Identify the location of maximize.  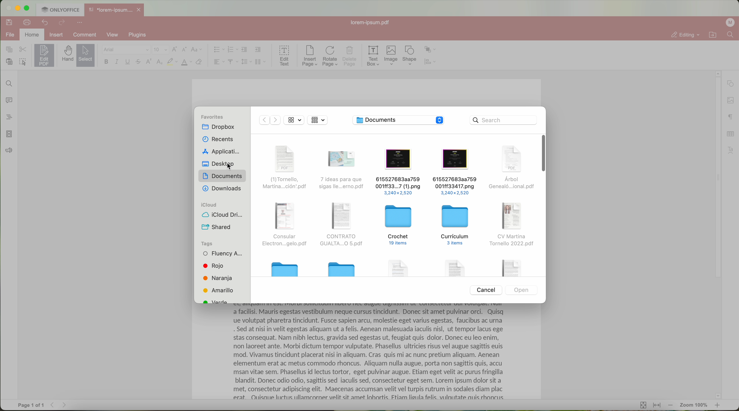
(27, 8).